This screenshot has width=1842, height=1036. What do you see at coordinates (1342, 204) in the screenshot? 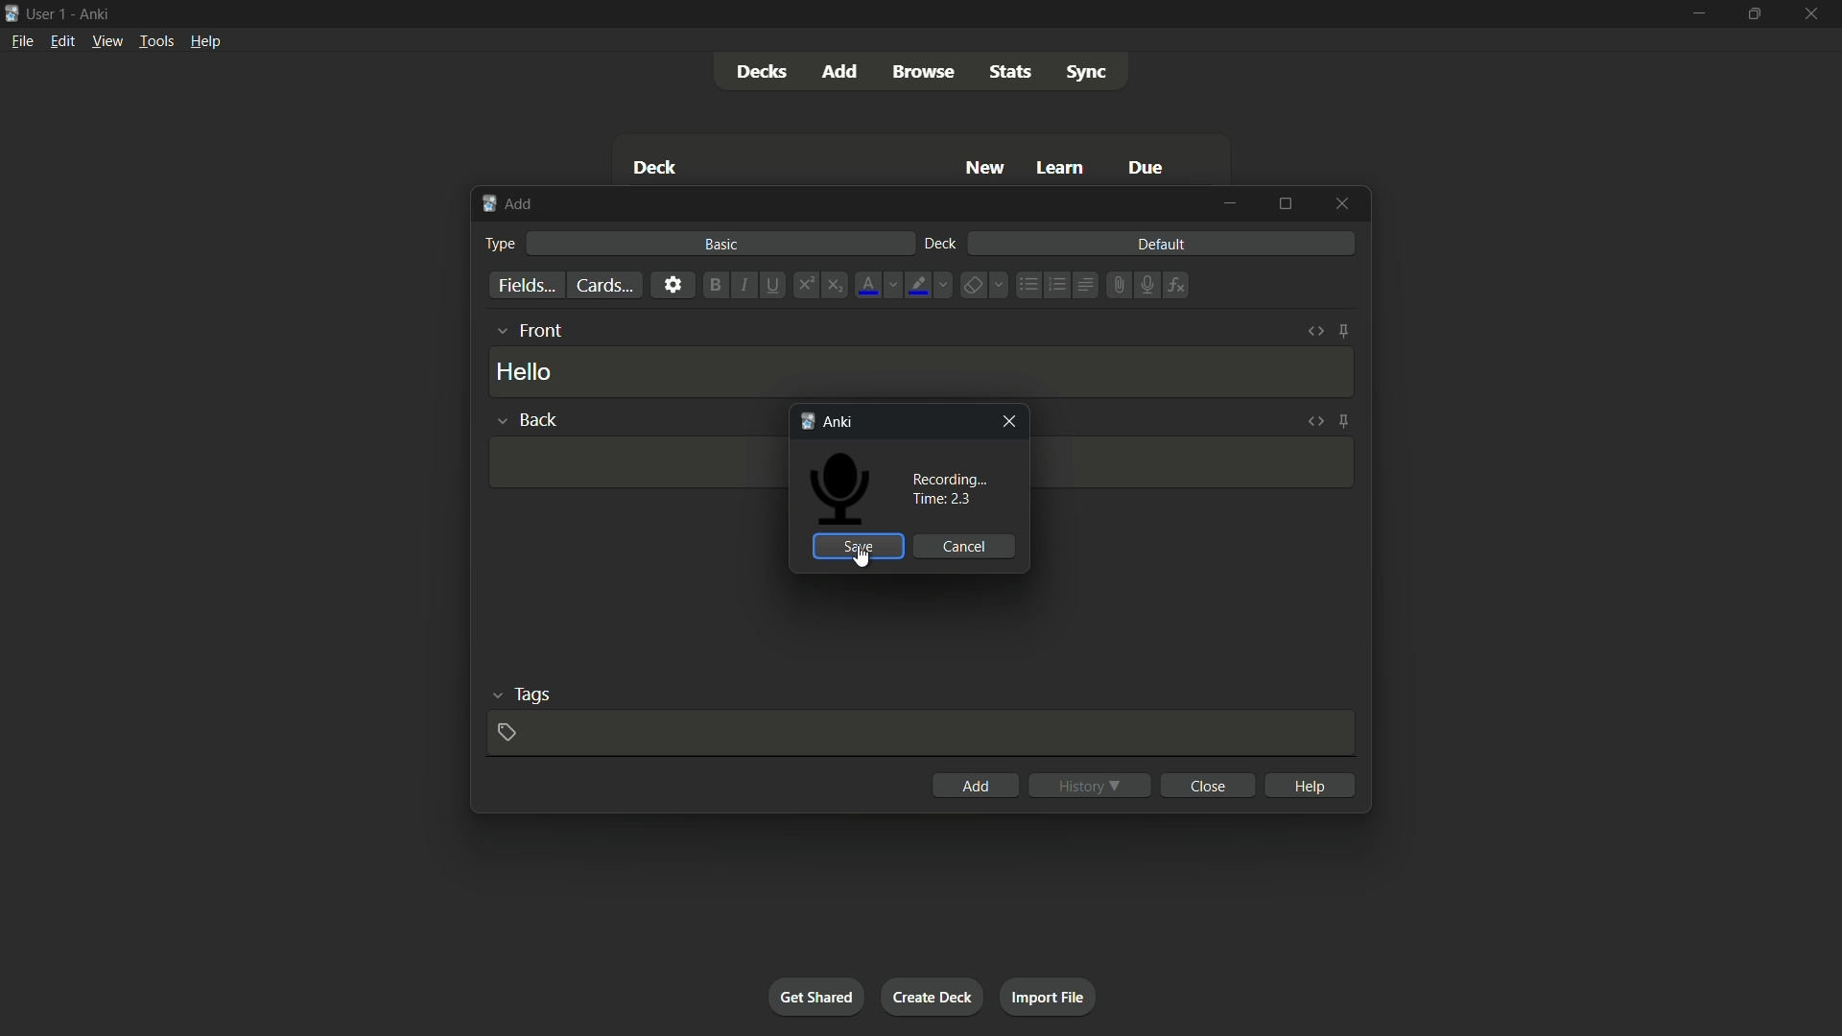
I see `close window` at bounding box center [1342, 204].